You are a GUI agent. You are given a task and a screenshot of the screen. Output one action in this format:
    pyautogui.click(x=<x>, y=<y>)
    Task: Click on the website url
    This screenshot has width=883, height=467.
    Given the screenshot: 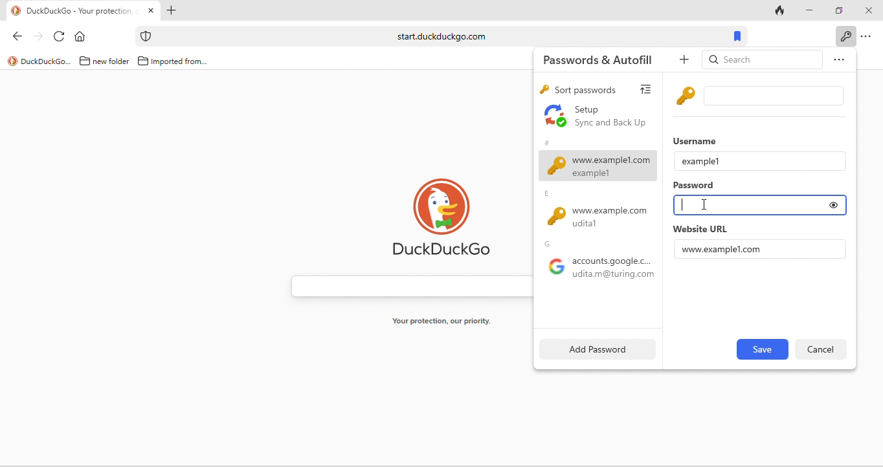 What is the action you would take?
    pyautogui.click(x=700, y=229)
    